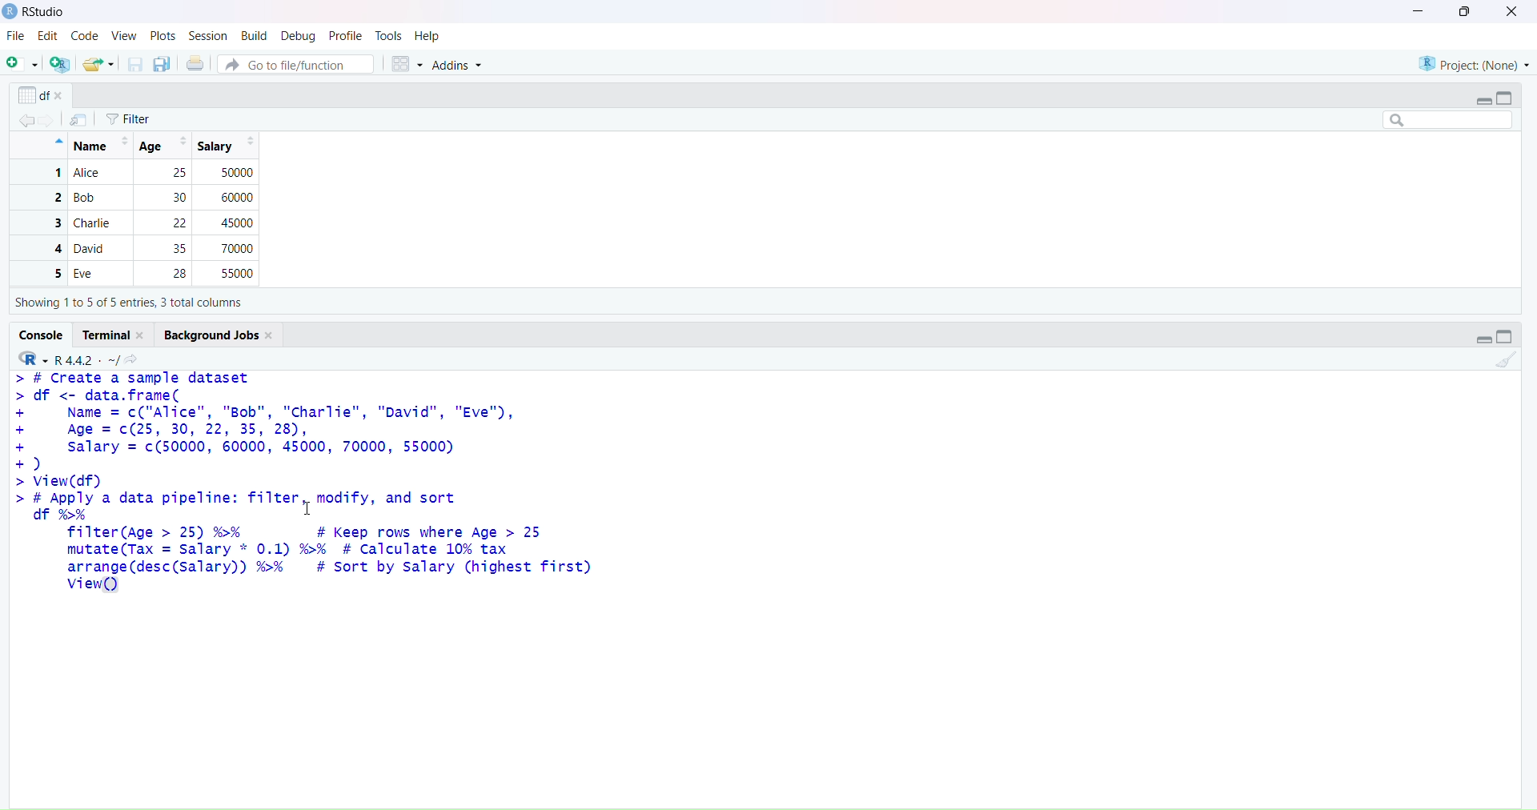 The image size is (1537, 810). What do you see at coordinates (1476, 100) in the screenshot?
I see `expand` at bounding box center [1476, 100].